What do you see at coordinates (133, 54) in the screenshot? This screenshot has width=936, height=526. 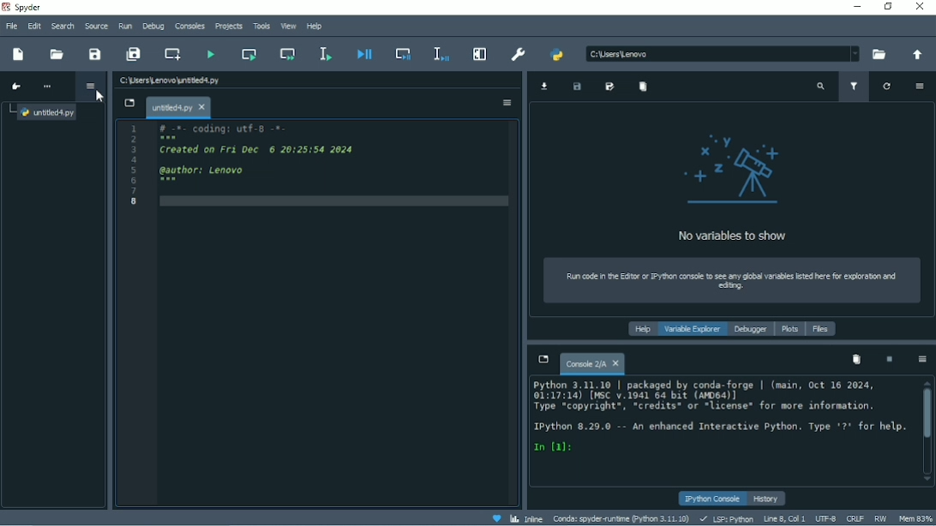 I see `Save all files` at bounding box center [133, 54].